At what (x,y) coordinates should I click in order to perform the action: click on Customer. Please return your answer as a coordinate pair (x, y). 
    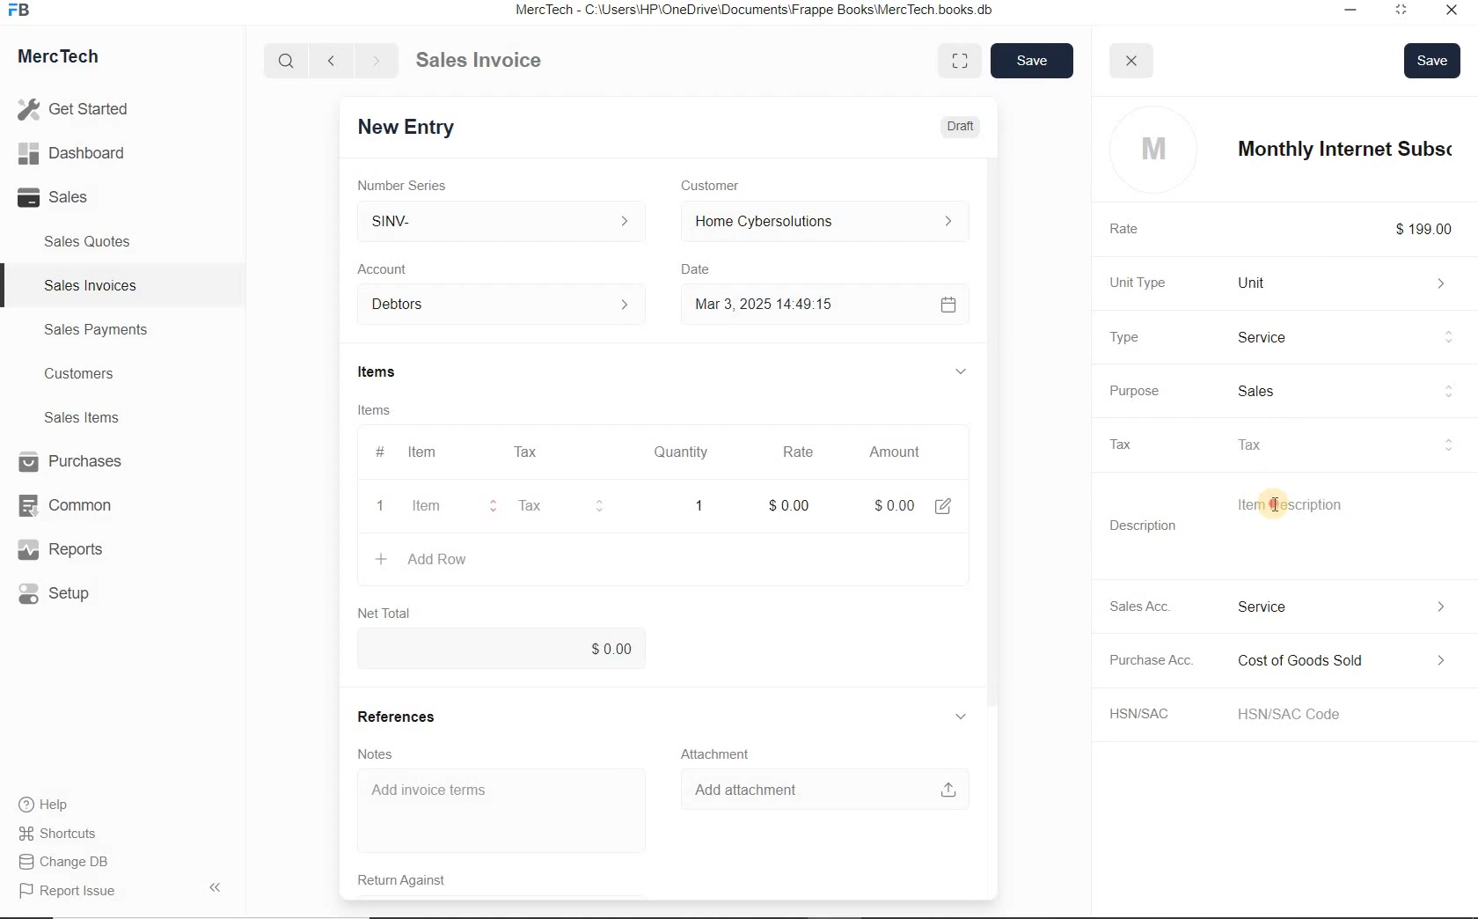
    Looking at the image, I should click on (720, 185).